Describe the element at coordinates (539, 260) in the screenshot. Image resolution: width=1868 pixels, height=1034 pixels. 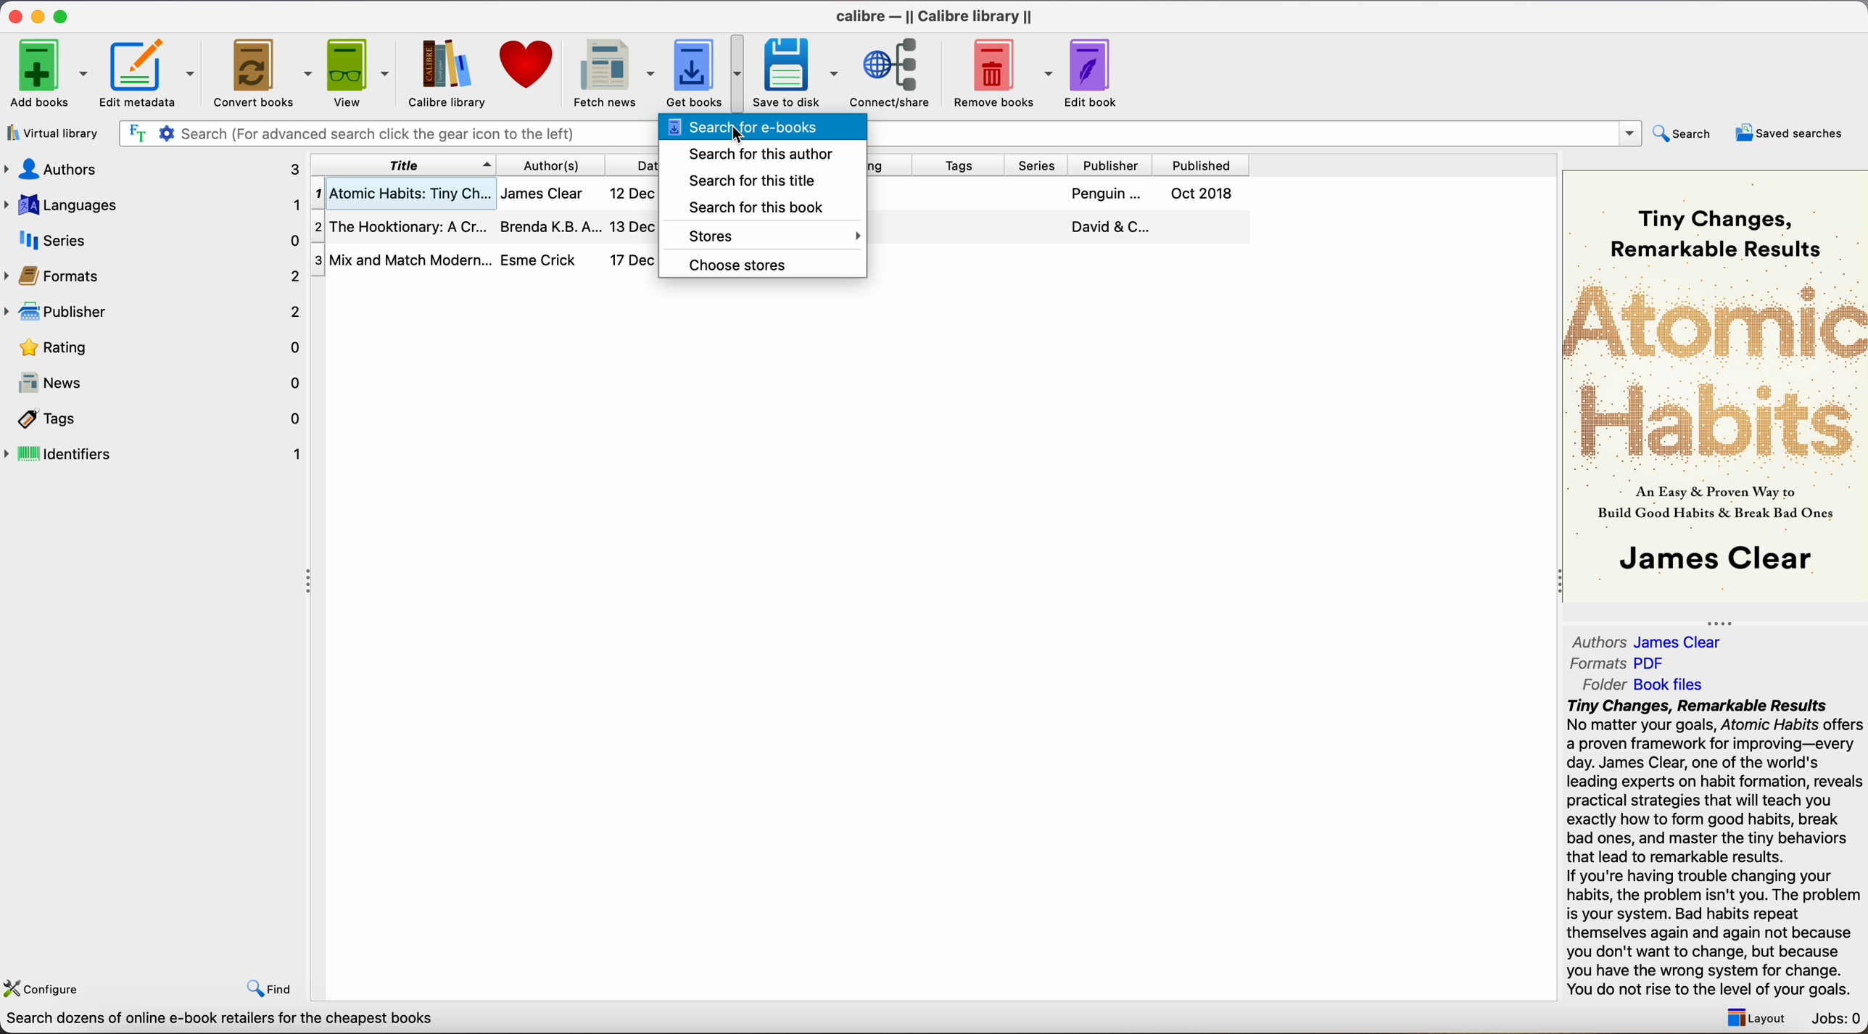
I see `Esme Crick` at that location.